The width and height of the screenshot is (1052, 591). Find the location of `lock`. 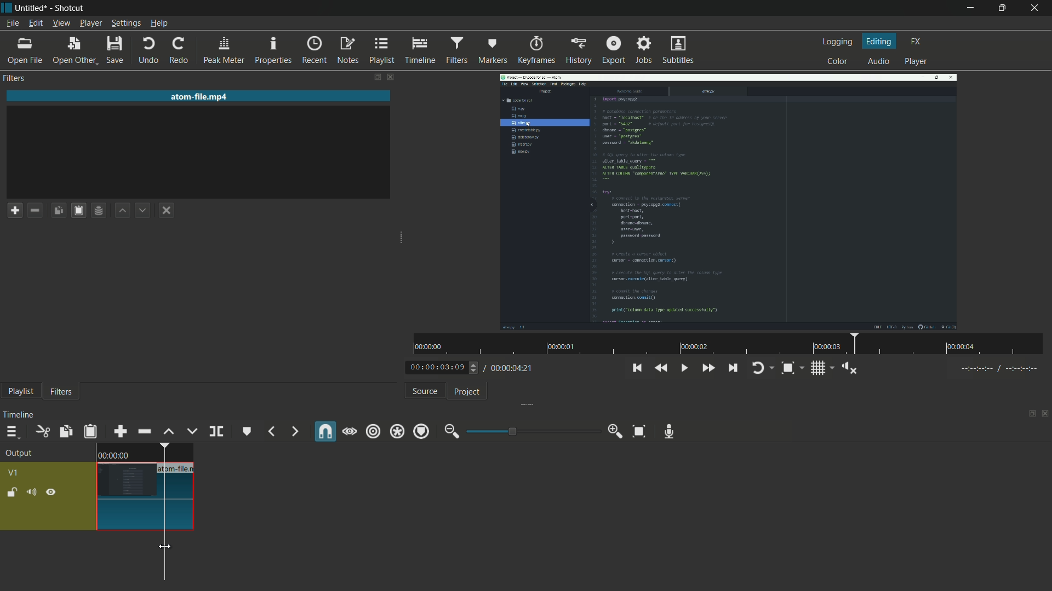

lock is located at coordinates (12, 494).